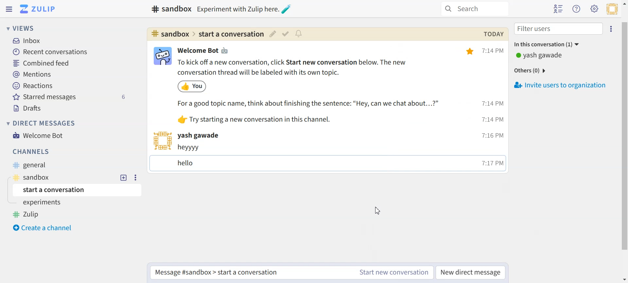  I want to click on , so click(311, 104).